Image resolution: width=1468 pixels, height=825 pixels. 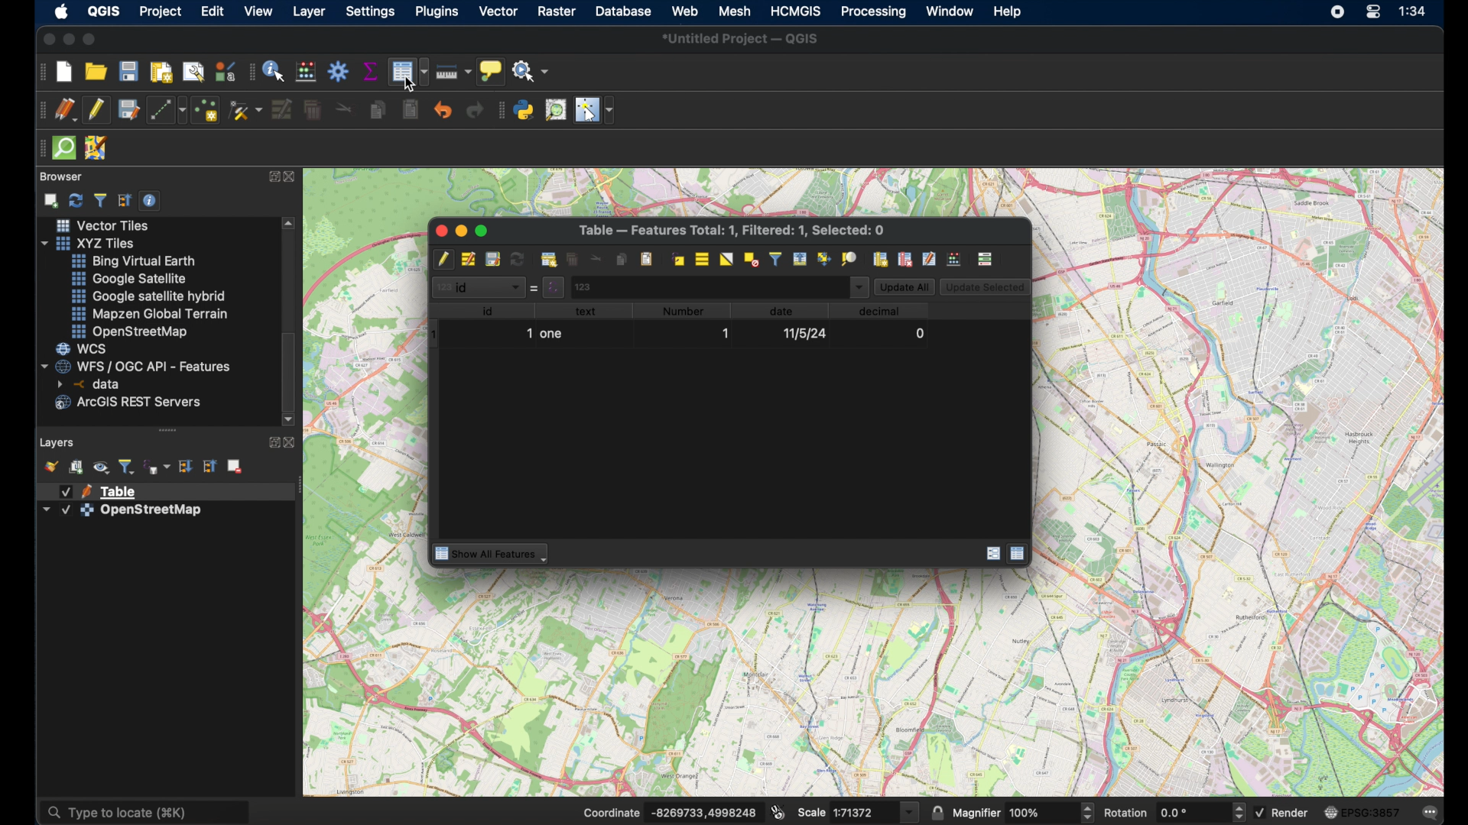 I want to click on toggle multi edit mode, so click(x=467, y=258).